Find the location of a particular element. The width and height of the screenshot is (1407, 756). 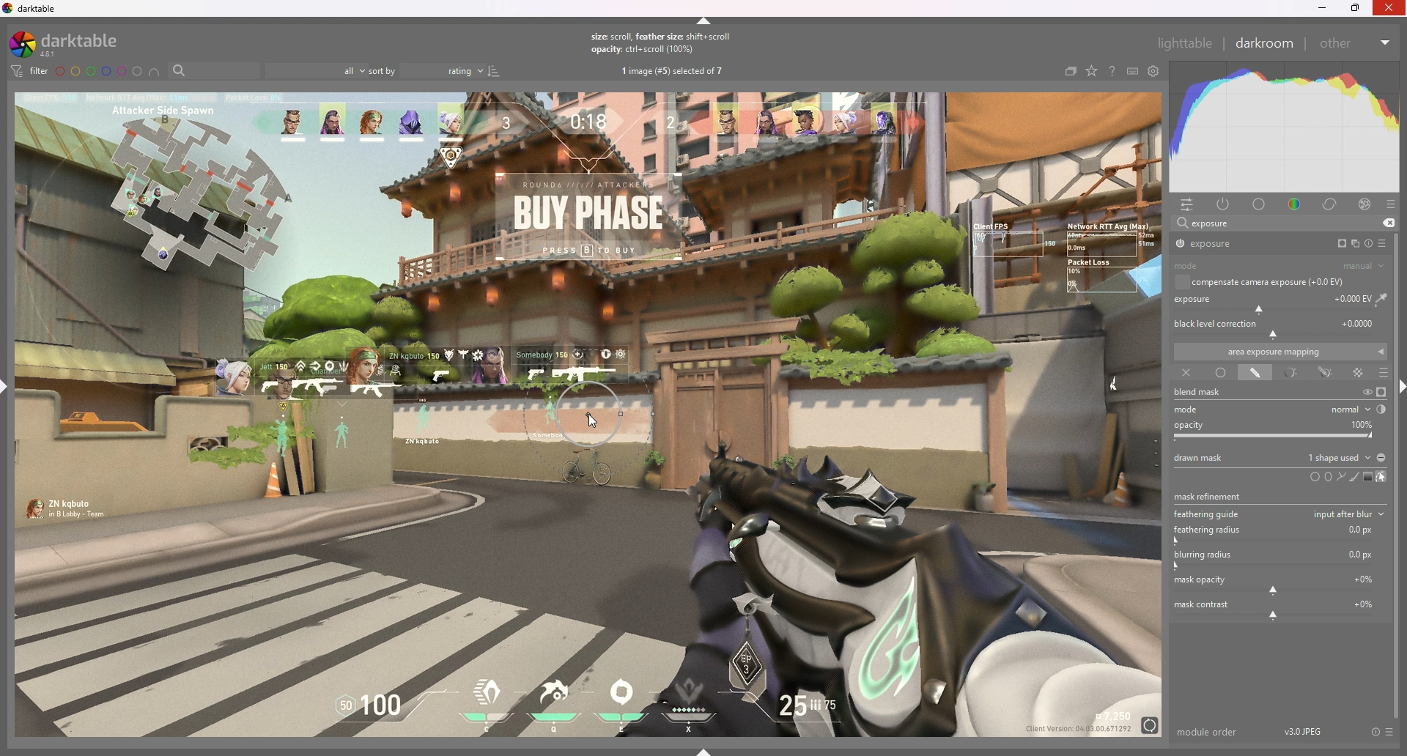

add gradient is located at coordinates (1367, 476).